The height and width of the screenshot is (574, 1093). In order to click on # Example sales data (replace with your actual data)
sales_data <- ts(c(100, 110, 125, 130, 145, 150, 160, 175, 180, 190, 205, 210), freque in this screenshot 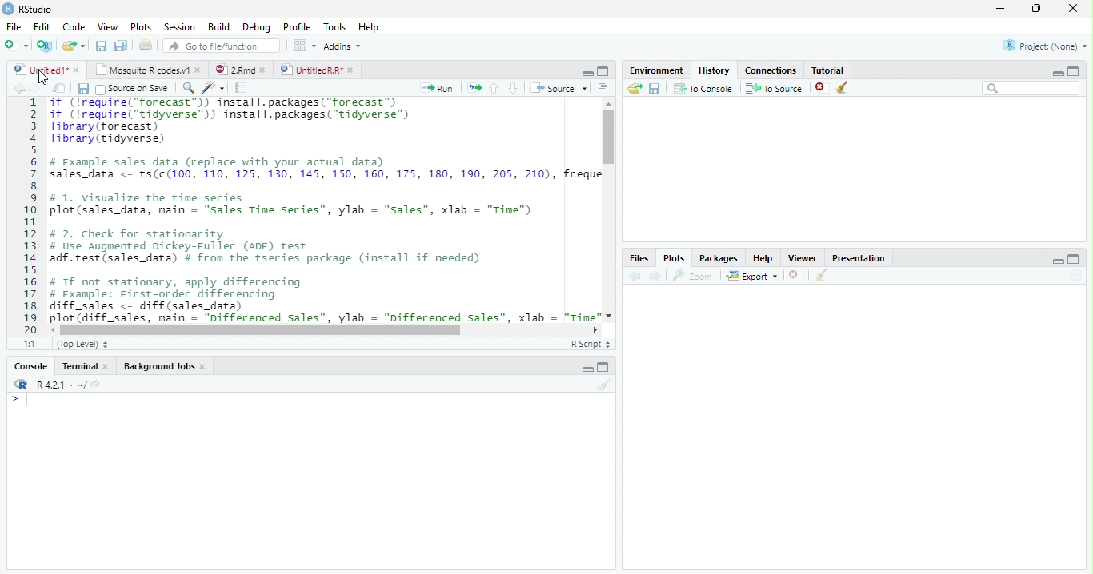, I will do `click(326, 170)`.